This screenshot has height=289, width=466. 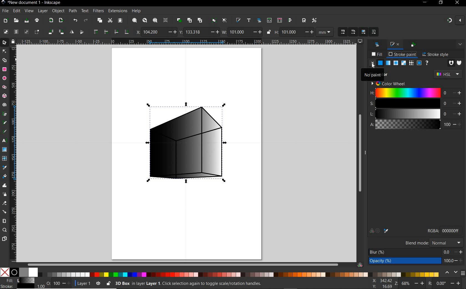 What do you see at coordinates (5, 195) in the screenshot?
I see `SPRAY TOOL` at bounding box center [5, 195].